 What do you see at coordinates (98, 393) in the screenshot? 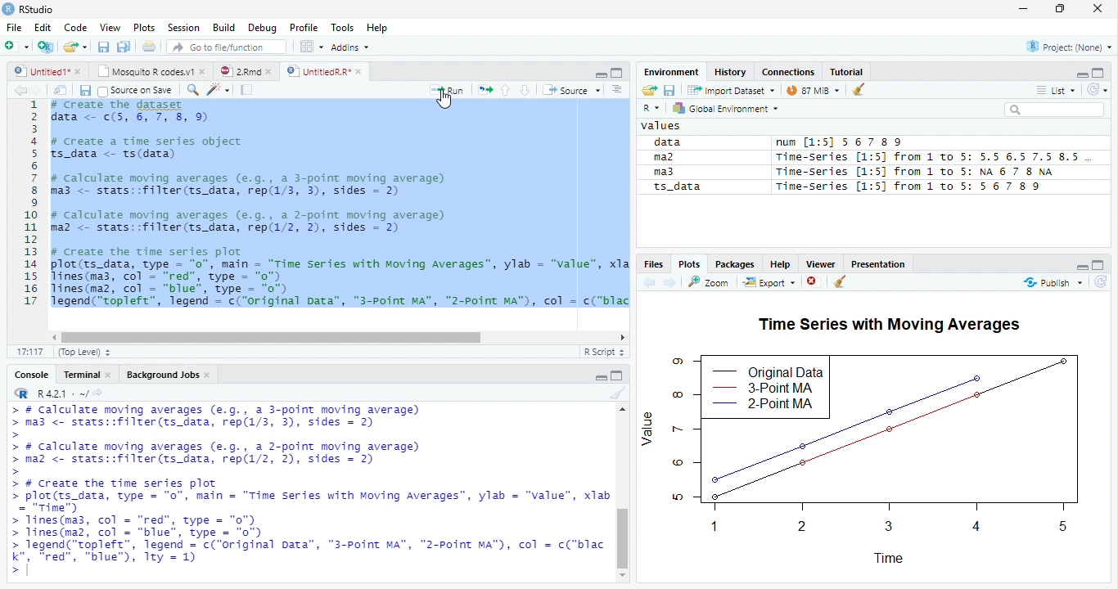
I see `view the current working directory` at bounding box center [98, 393].